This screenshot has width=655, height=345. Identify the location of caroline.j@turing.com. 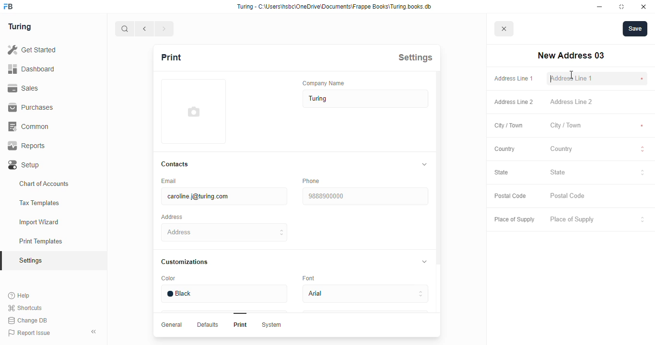
(223, 196).